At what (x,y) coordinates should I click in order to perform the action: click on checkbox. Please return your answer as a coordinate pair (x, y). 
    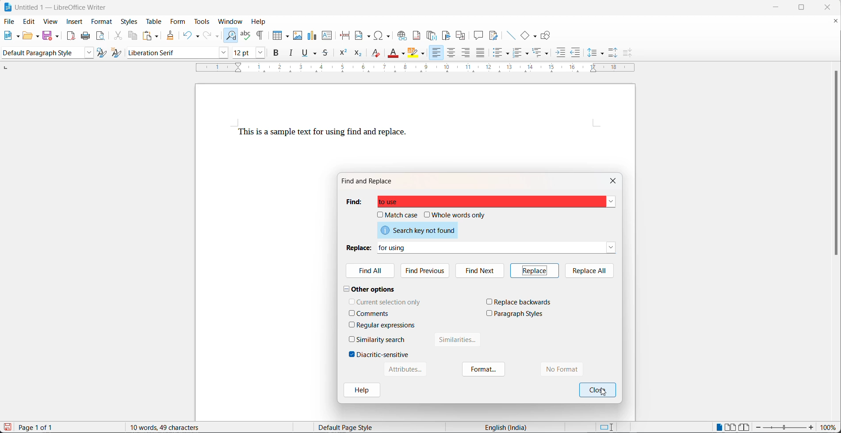
    Looking at the image, I should click on (489, 301).